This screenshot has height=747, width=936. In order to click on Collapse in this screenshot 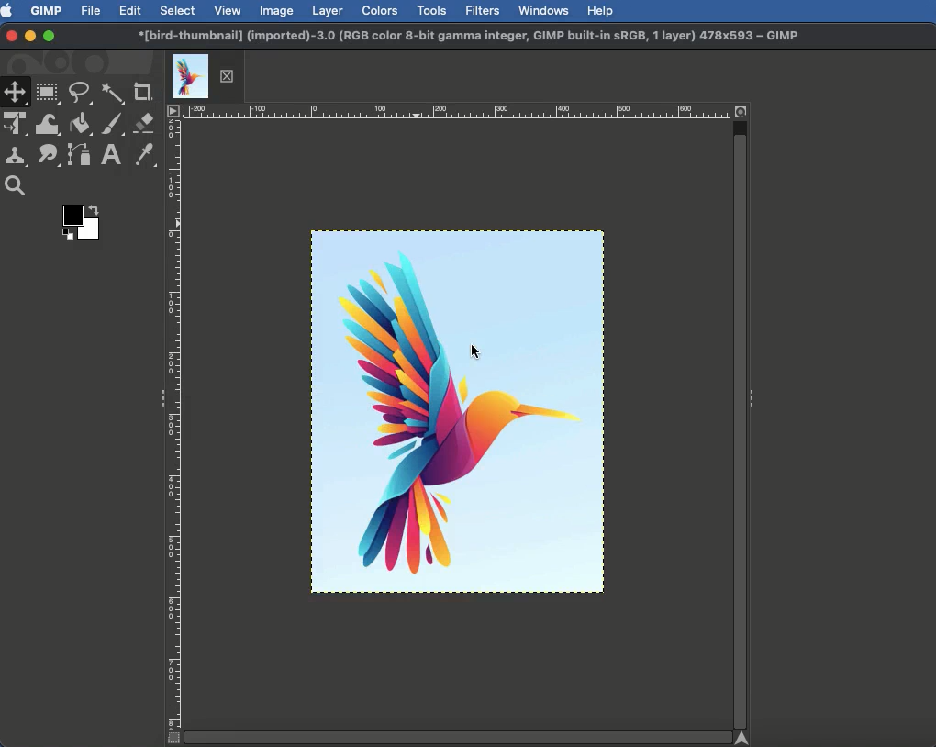, I will do `click(752, 401)`.